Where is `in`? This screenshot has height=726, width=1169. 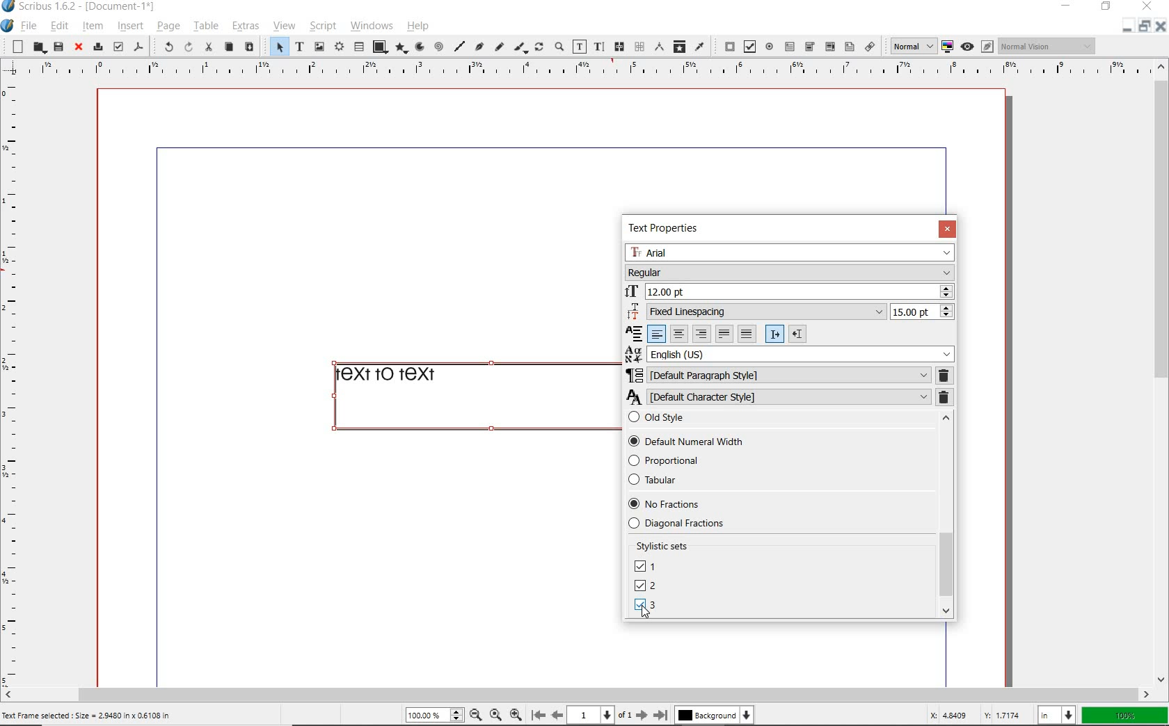
in is located at coordinates (1058, 714).